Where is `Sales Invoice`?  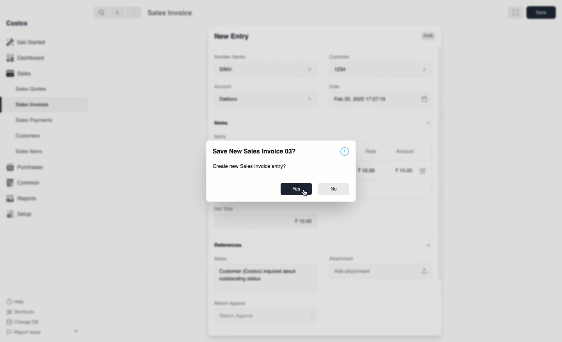 Sales Invoice is located at coordinates (171, 13).